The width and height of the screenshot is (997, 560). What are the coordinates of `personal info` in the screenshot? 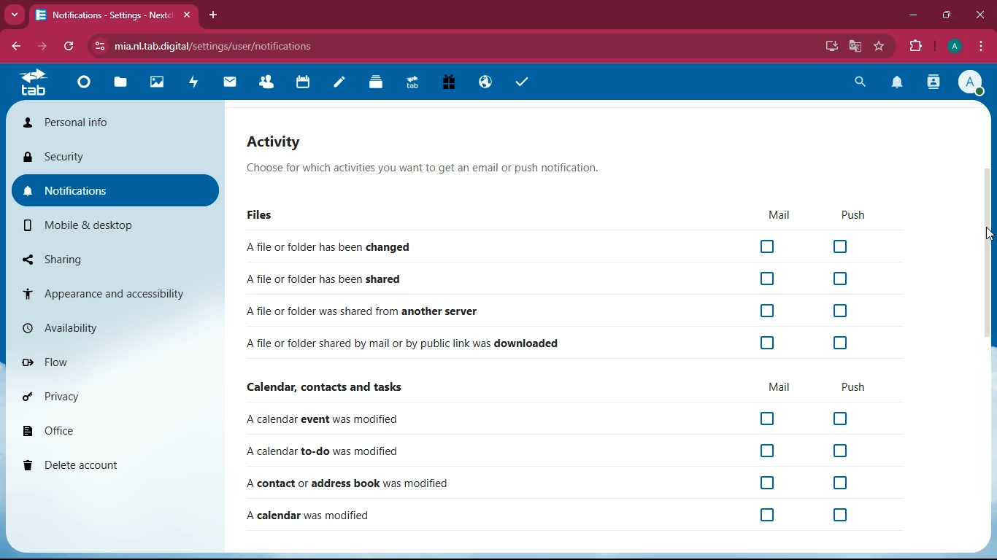 It's located at (117, 122).